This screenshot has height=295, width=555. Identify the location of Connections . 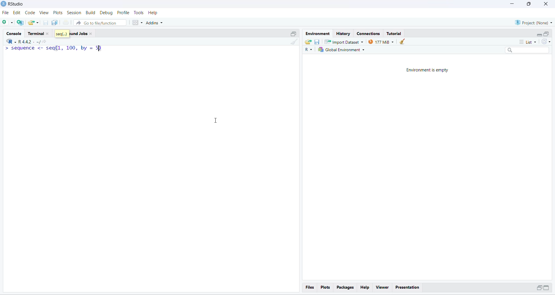
(370, 34).